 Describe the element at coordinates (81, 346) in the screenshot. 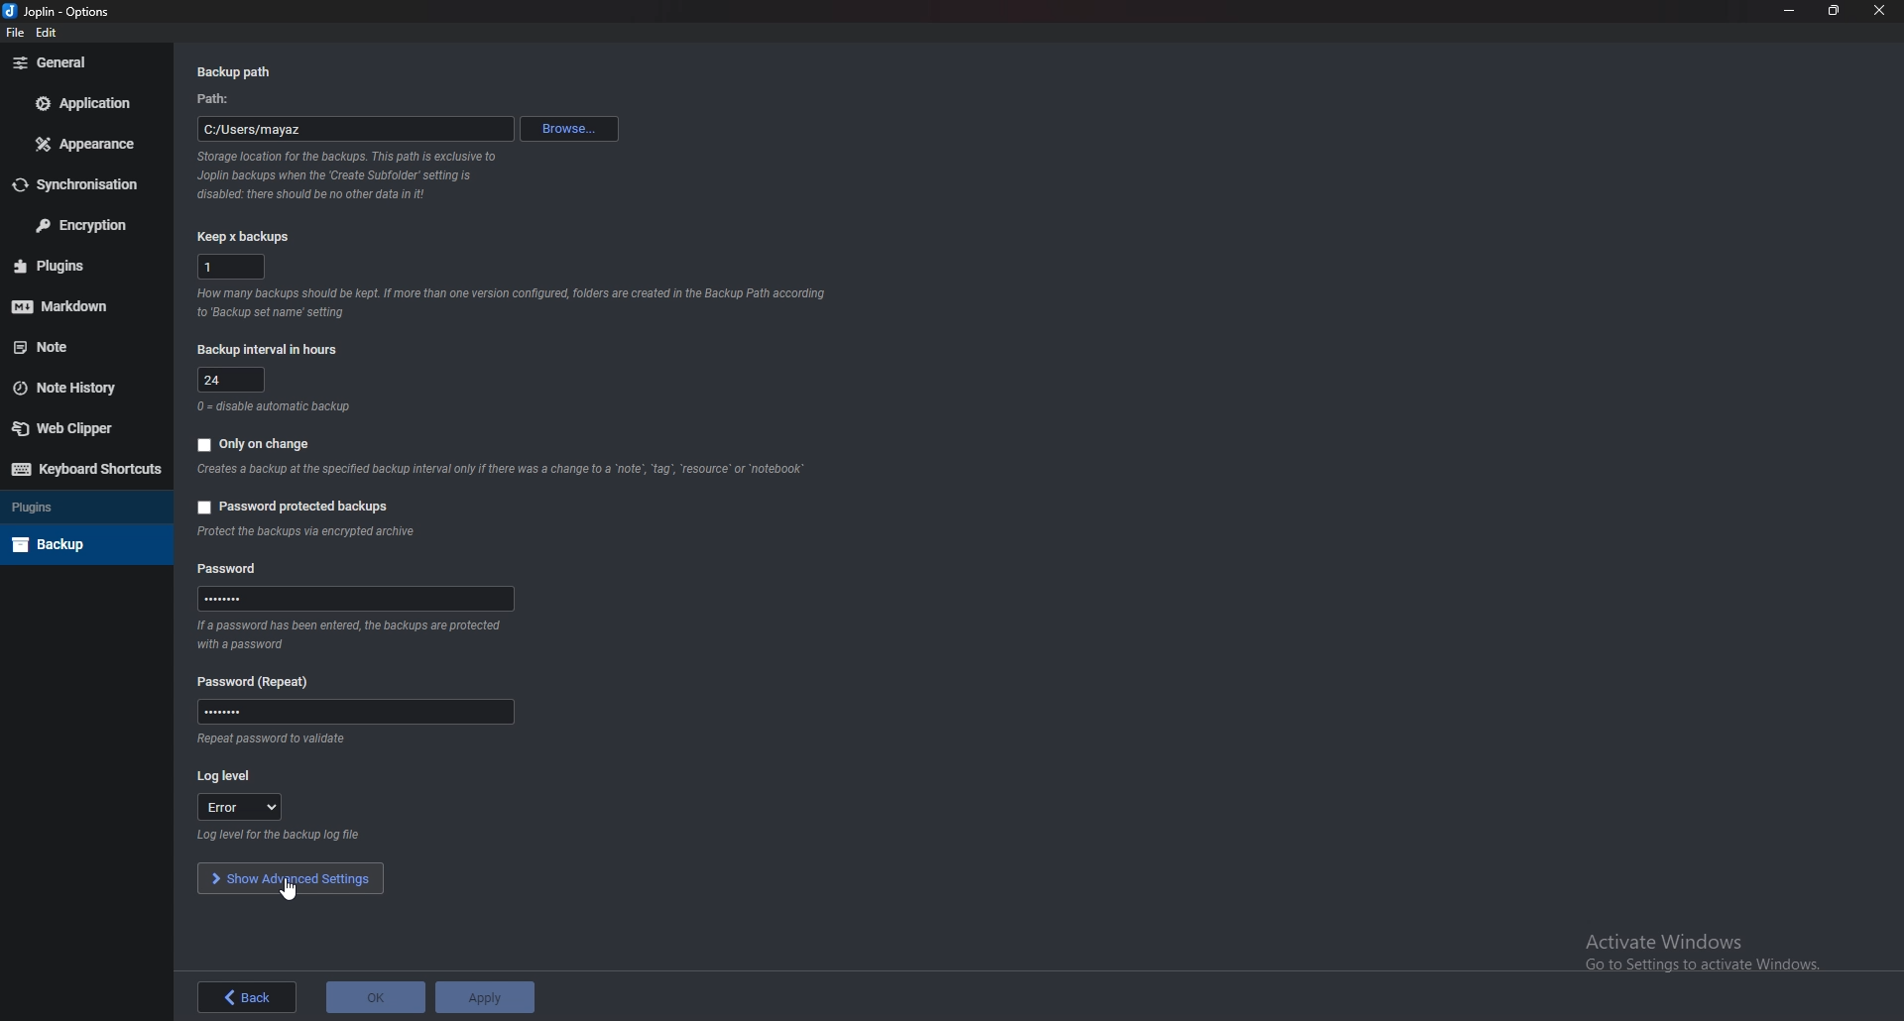

I see `note` at that location.